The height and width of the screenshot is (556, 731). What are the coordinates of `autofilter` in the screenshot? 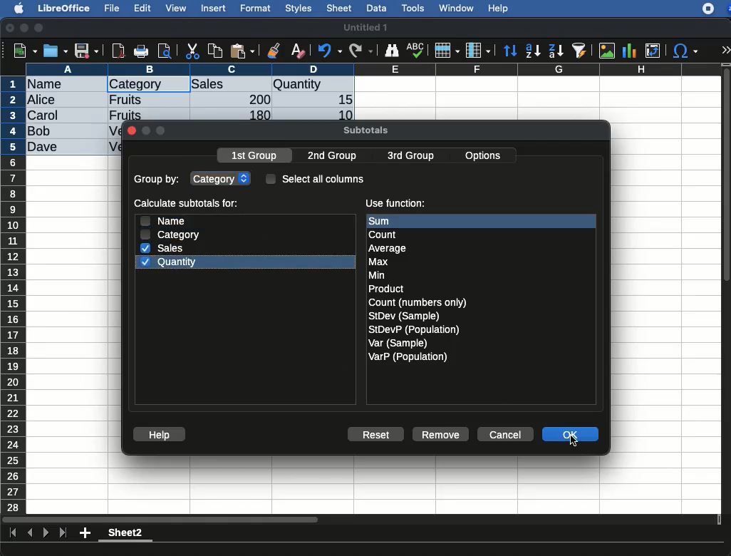 It's located at (580, 50).